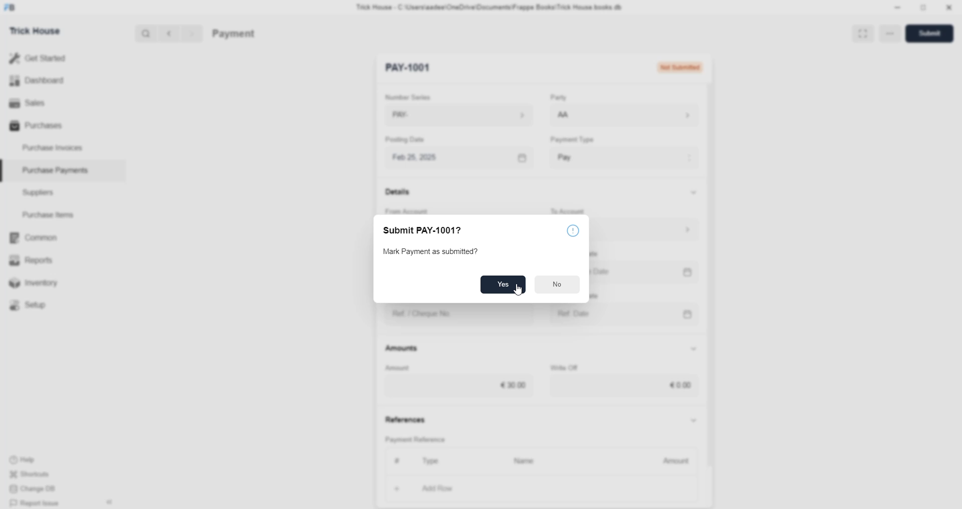  What do you see at coordinates (949, 8) in the screenshot?
I see `close` at bounding box center [949, 8].